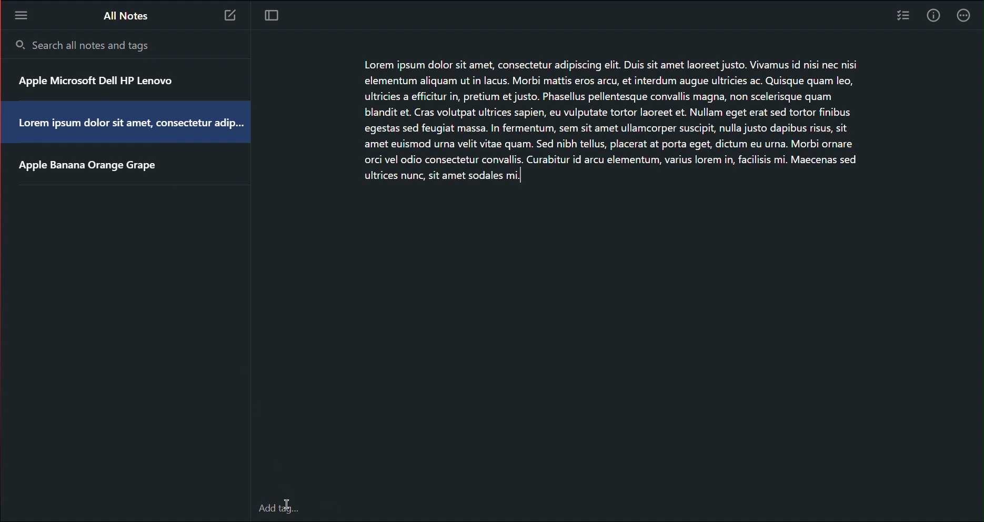  What do you see at coordinates (287, 506) in the screenshot?
I see `Cursor` at bounding box center [287, 506].